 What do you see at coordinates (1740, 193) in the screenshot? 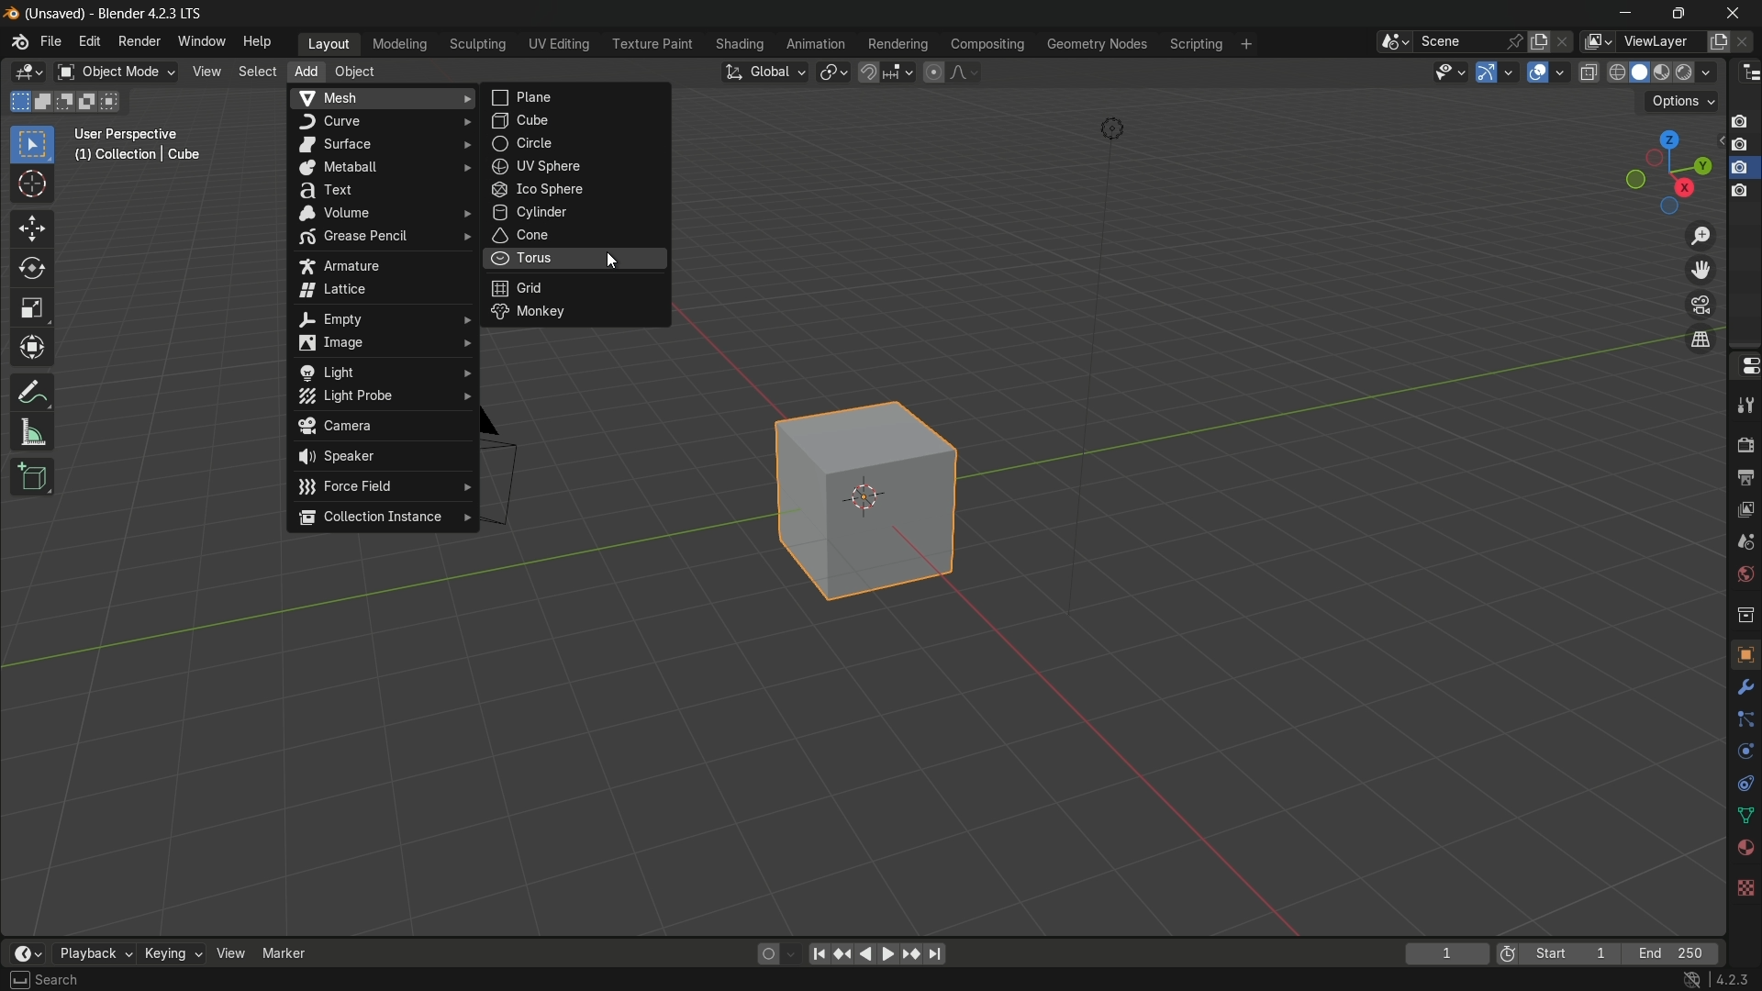
I see `layer 4` at bounding box center [1740, 193].